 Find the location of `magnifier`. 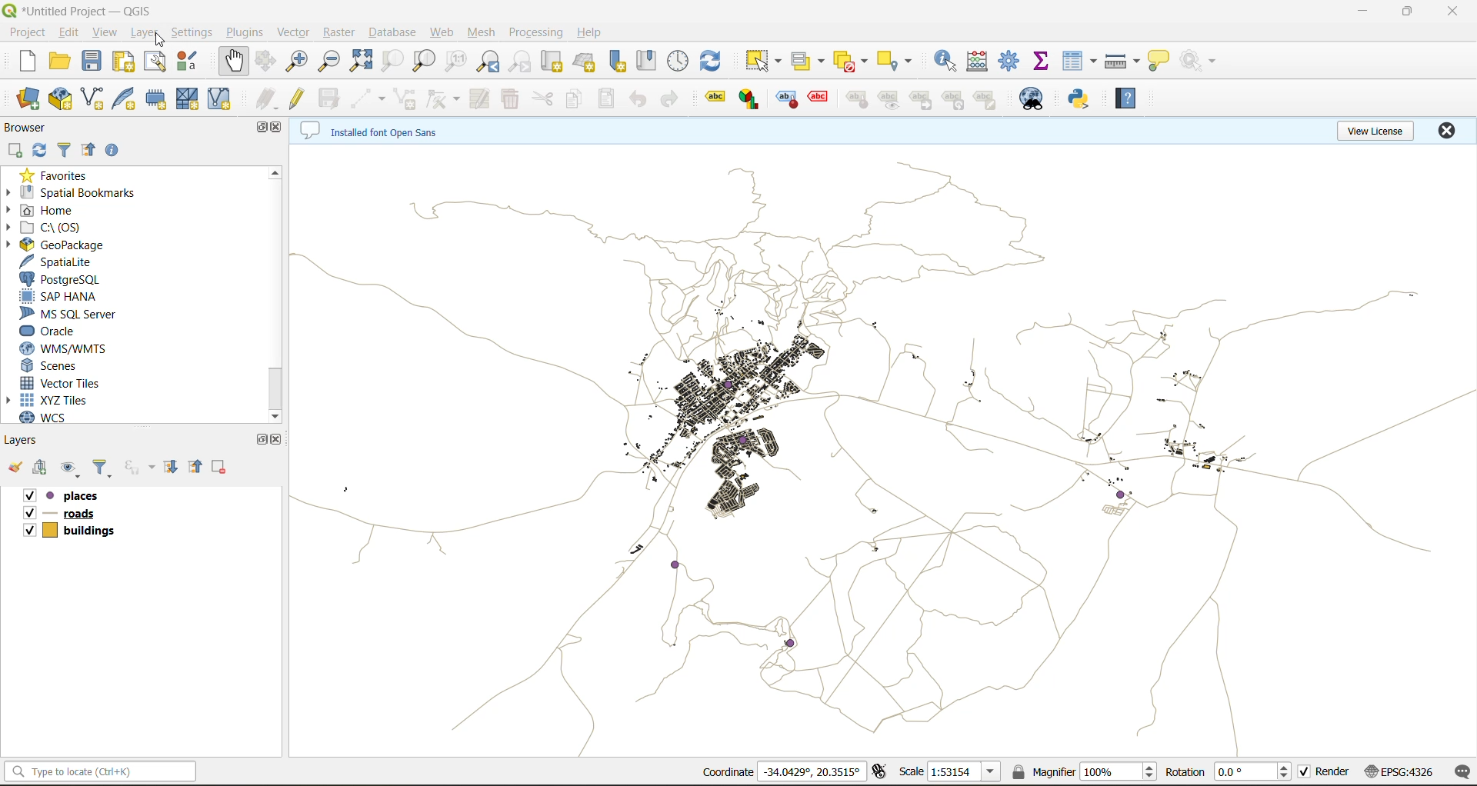

magnifier is located at coordinates (1085, 774).